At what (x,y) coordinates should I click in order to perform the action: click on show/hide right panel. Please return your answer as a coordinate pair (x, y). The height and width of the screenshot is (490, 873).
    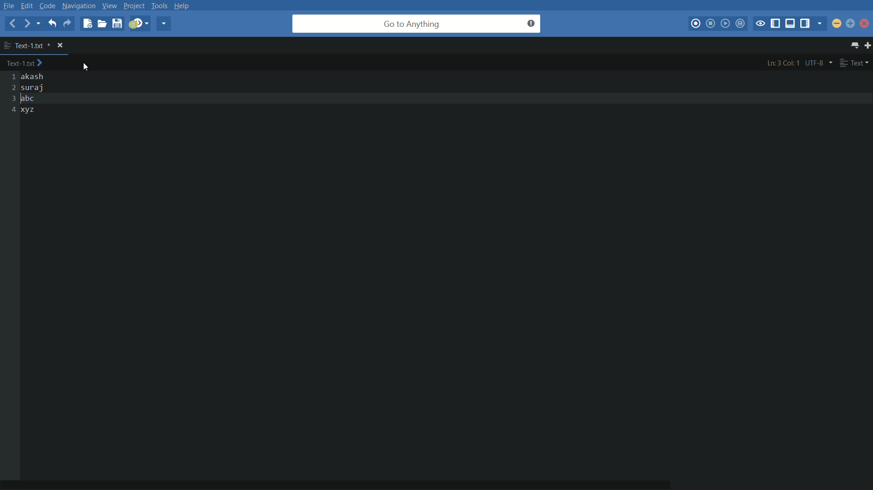
    Looking at the image, I should click on (806, 24).